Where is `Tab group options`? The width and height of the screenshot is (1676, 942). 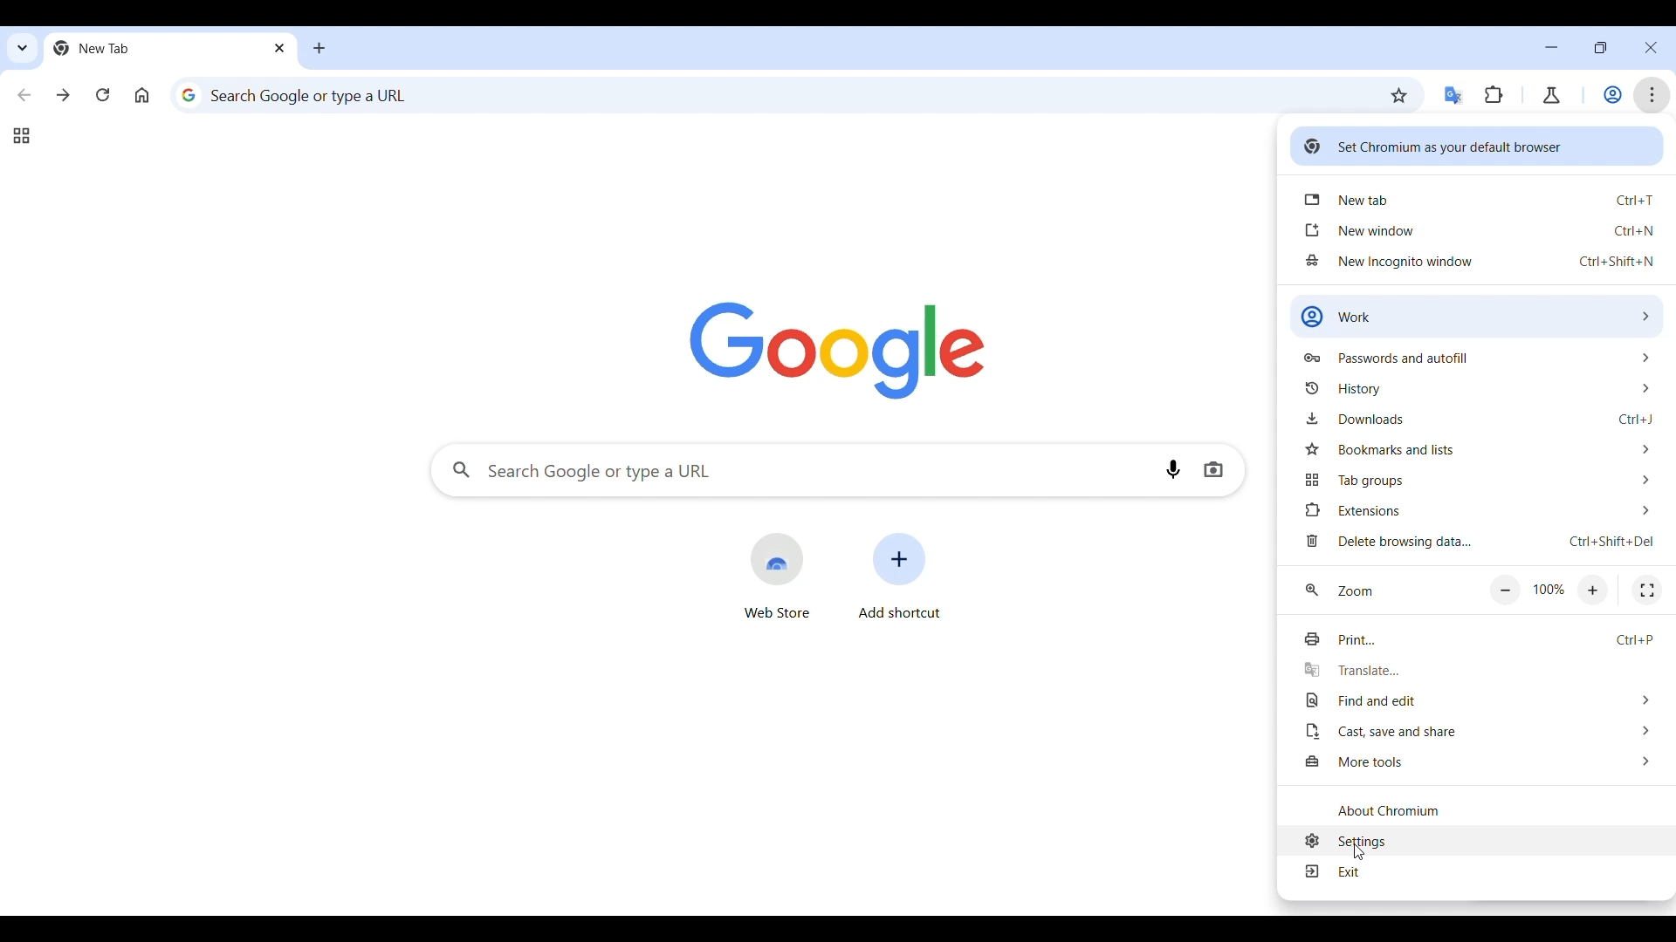 Tab group options is located at coordinates (1478, 480).